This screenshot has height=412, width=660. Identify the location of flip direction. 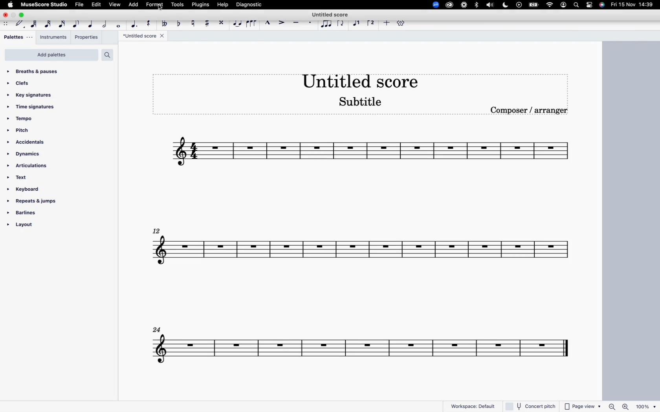
(343, 24).